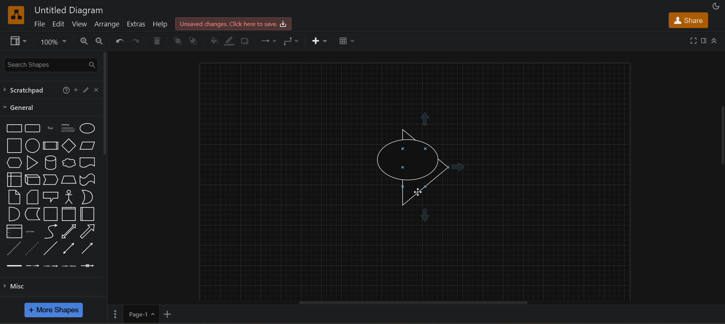 The width and height of the screenshot is (725, 324). What do you see at coordinates (135, 40) in the screenshot?
I see `redo` at bounding box center [135, 40].